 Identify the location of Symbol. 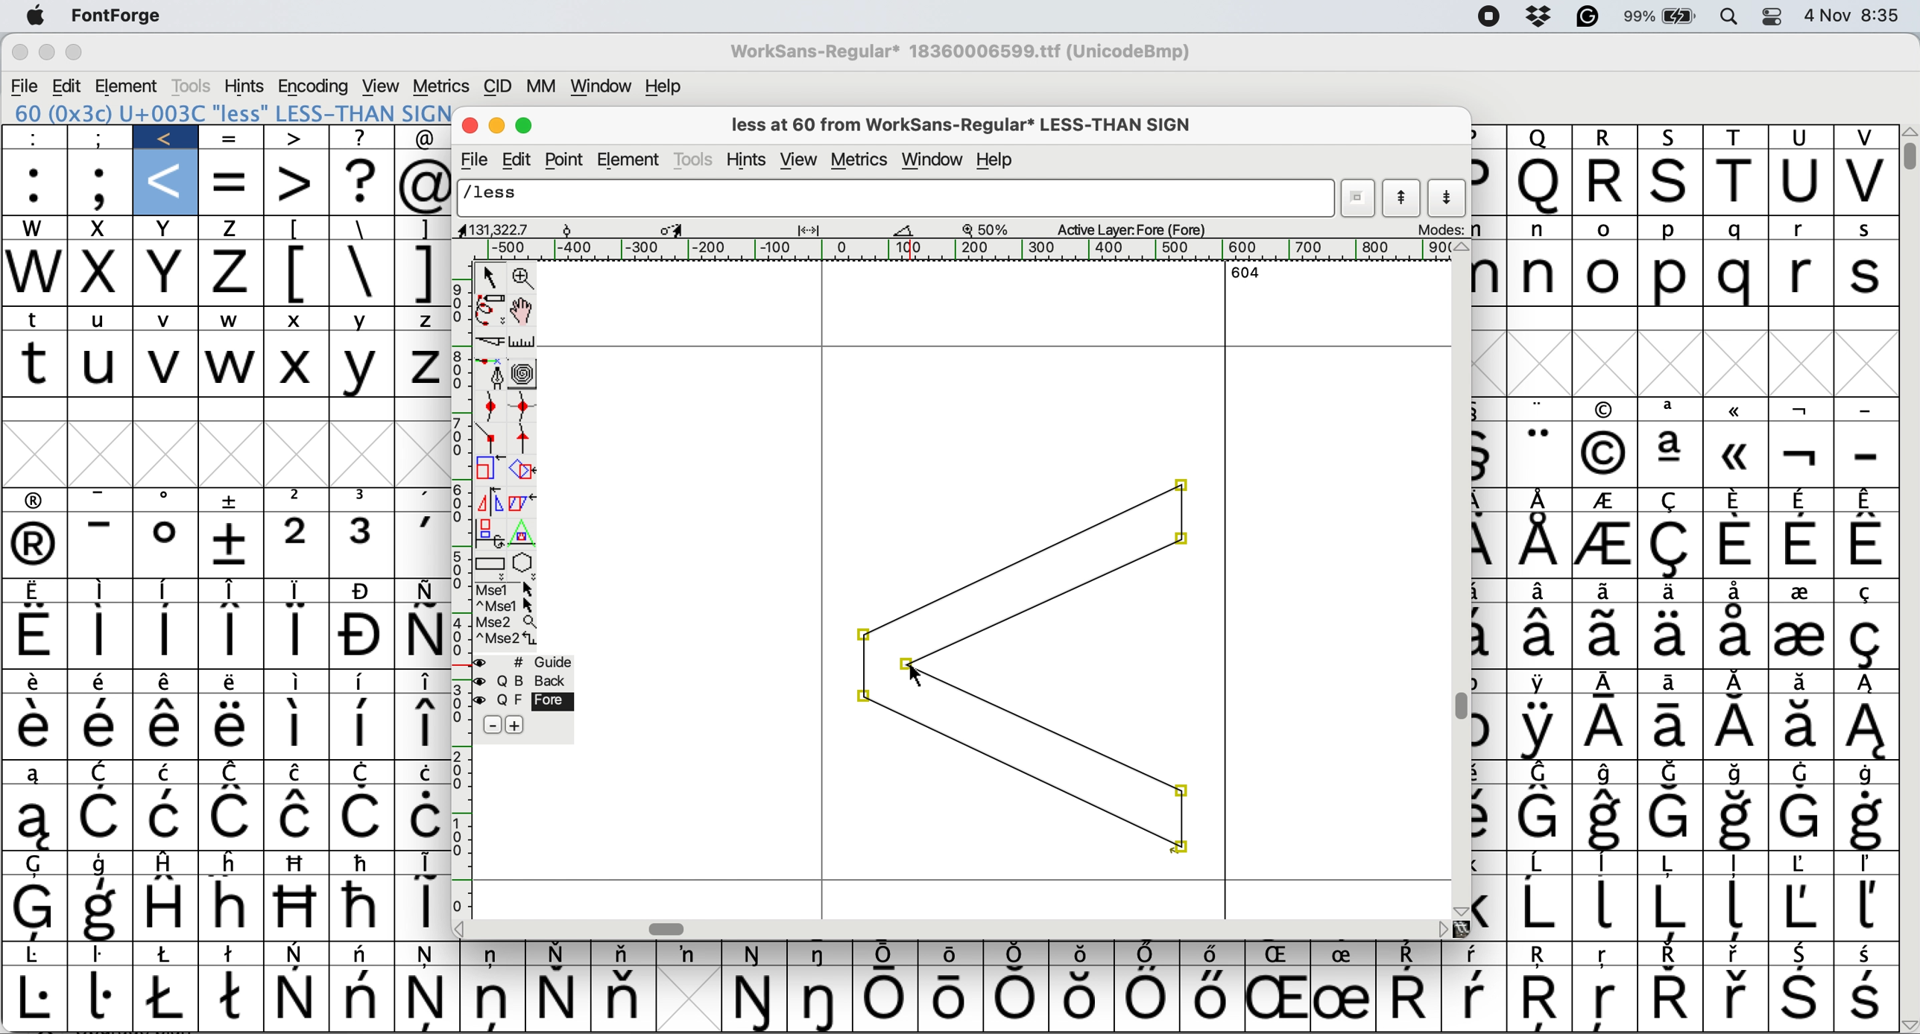
(1019, 952).